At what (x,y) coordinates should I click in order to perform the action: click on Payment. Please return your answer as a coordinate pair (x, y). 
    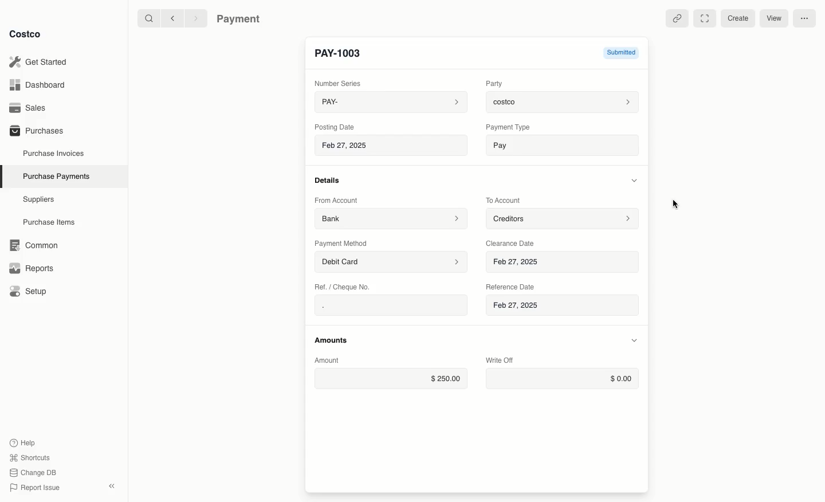
    Looking at the image, I should click on (241, 20).